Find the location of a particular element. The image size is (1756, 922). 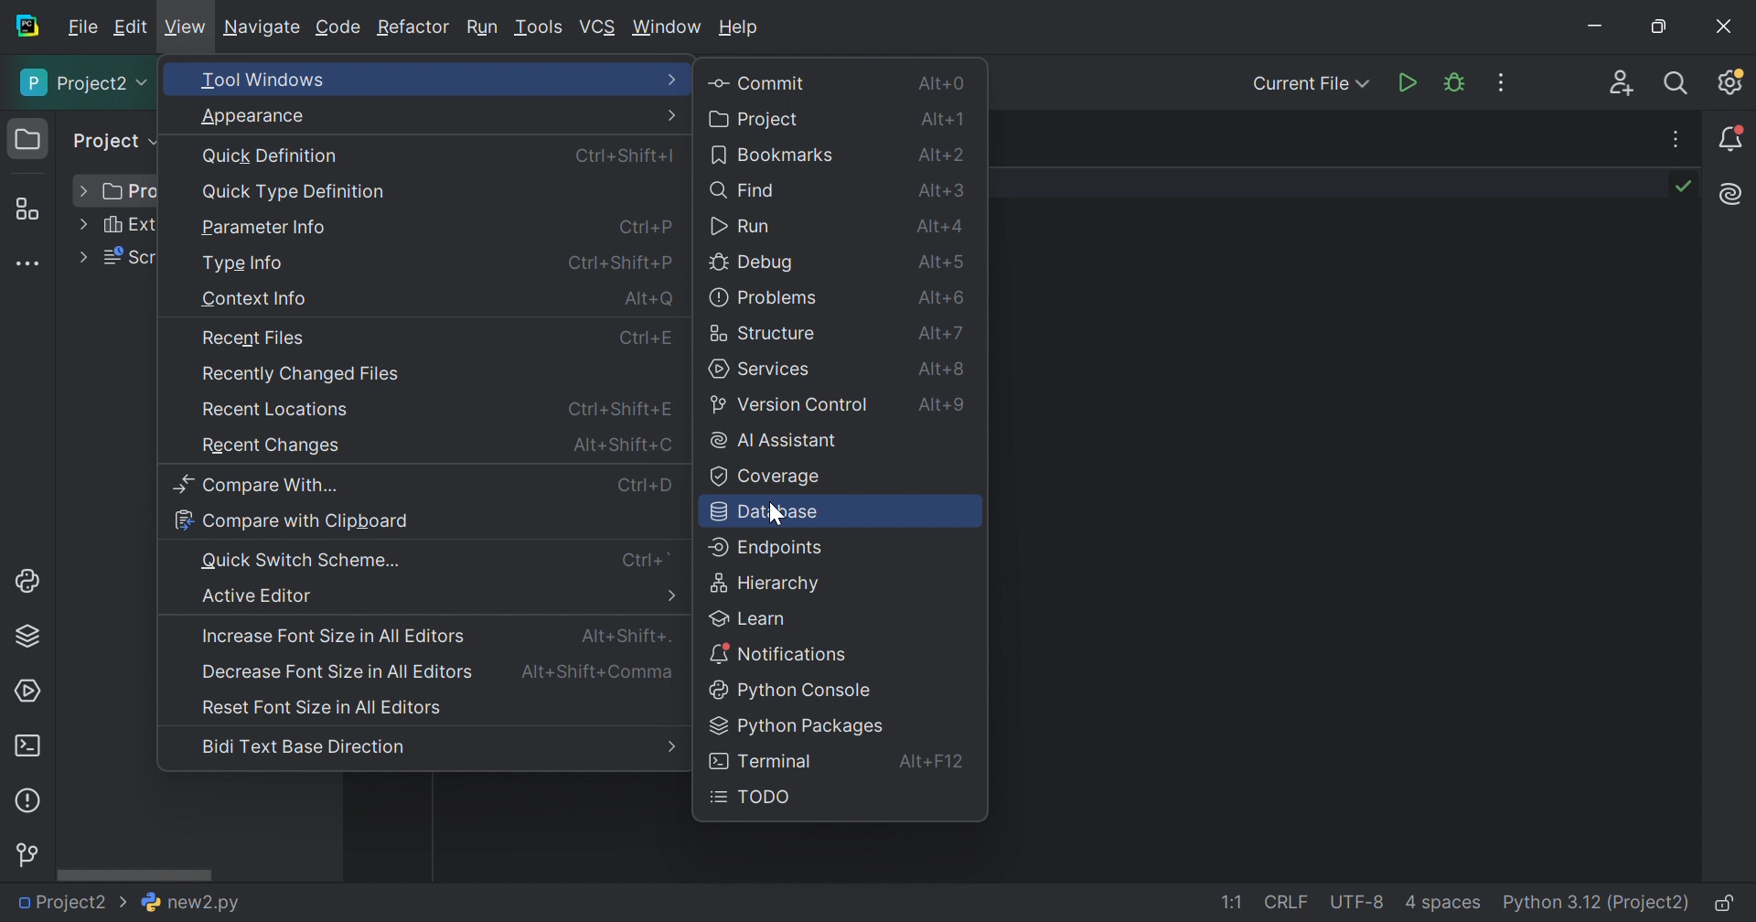

Updates available. IDE and Project Settings is located at coordinates (1729, 83).